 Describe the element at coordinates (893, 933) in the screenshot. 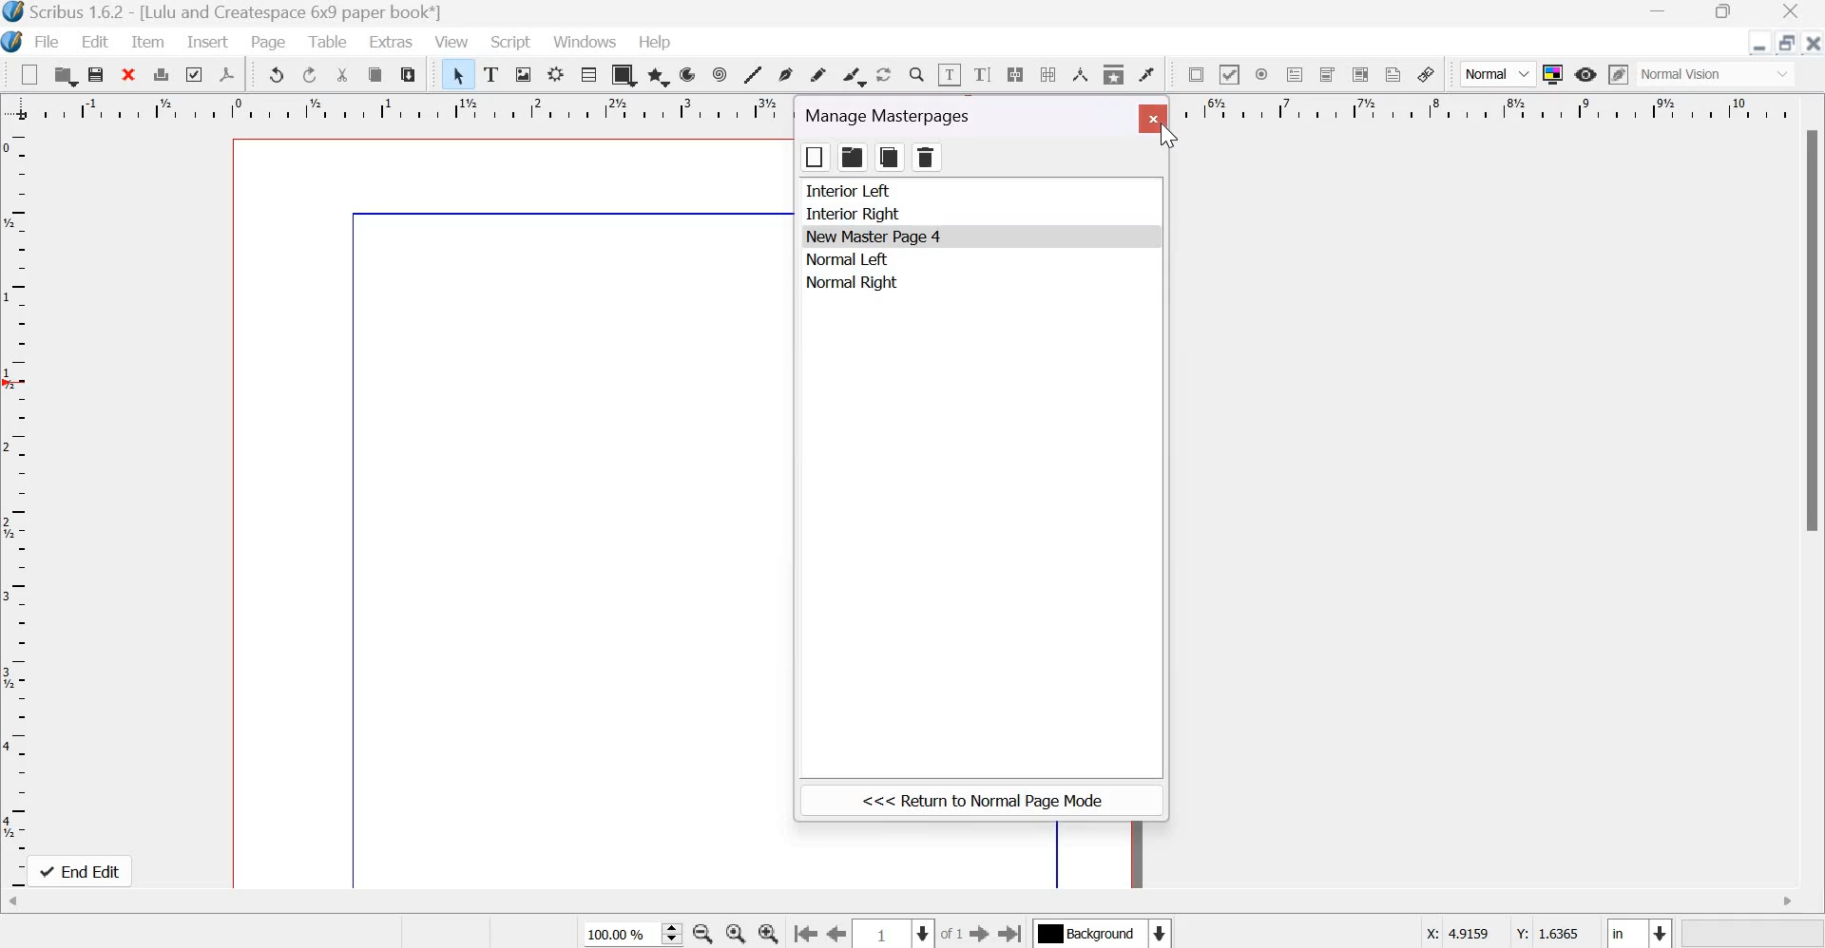

I see `Select the current page` at that location.